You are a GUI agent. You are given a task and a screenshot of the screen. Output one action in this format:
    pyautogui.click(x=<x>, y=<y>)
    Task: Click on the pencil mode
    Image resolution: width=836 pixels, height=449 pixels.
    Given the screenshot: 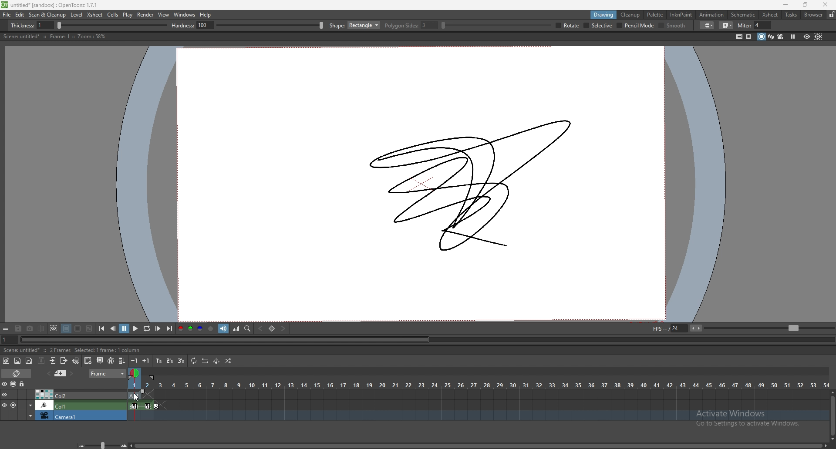 What is the action you would take?
    pyautogui.click(x=636, y=25)
    